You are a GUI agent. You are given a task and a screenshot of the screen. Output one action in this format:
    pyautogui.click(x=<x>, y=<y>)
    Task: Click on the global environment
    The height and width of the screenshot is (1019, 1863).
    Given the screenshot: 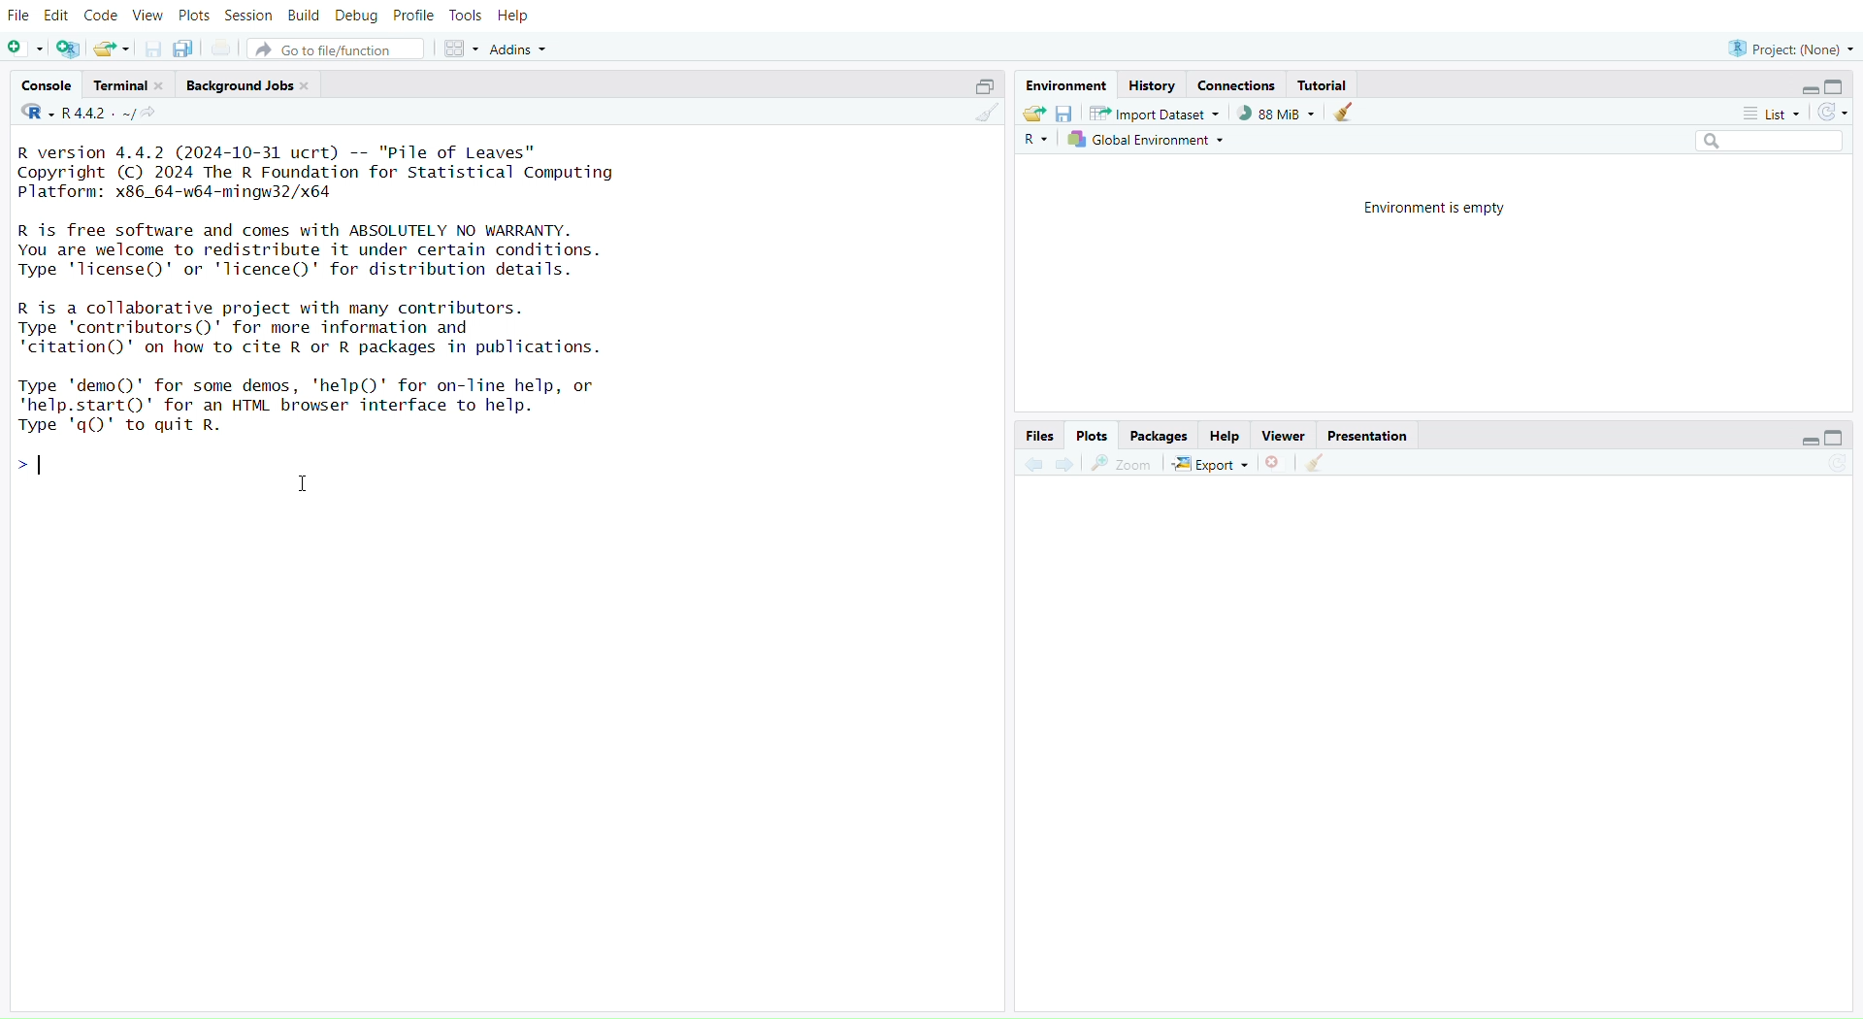 What is the action you would take?
    pyautogui.click(x=1149, y=141)
    